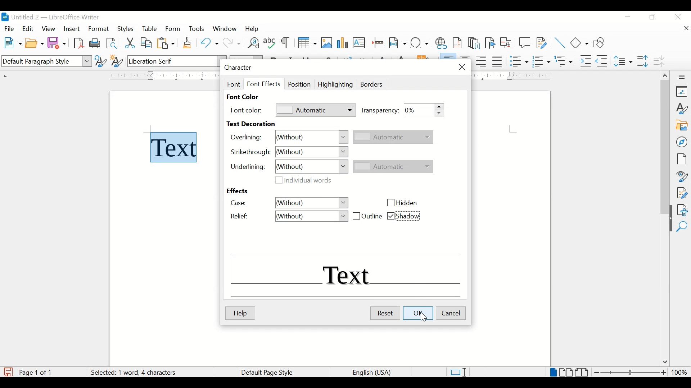  What do you see at coordinates (307, 43) in the screenshot?
I see `insert table` at bounding box center [307, 43].